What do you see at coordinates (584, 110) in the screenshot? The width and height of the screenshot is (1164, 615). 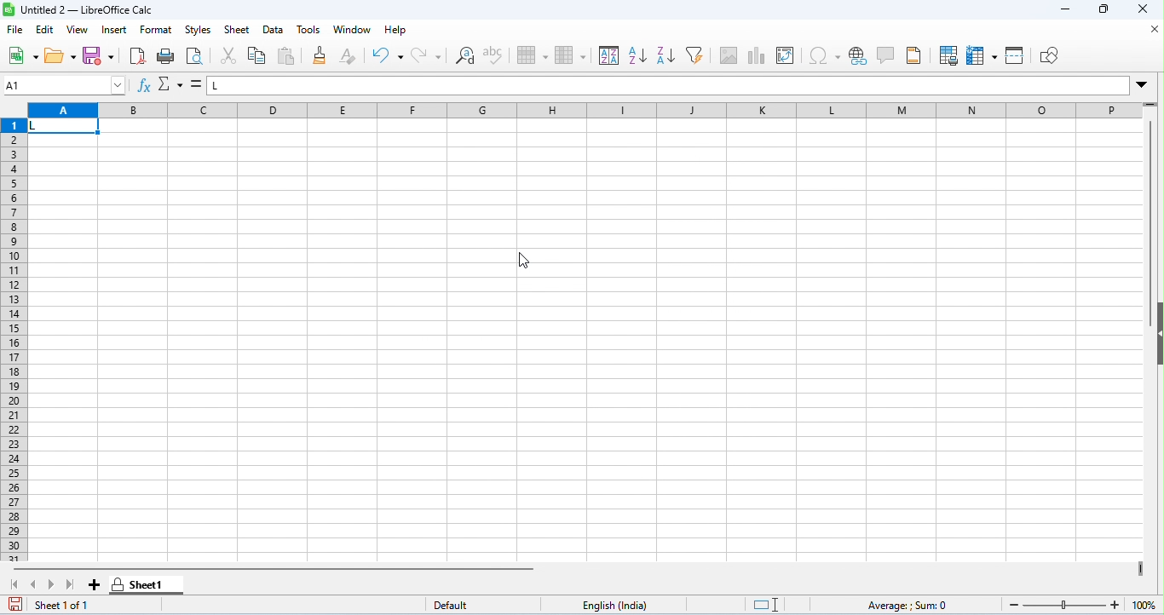 I see `column headings` at bounding box center [584, 110].